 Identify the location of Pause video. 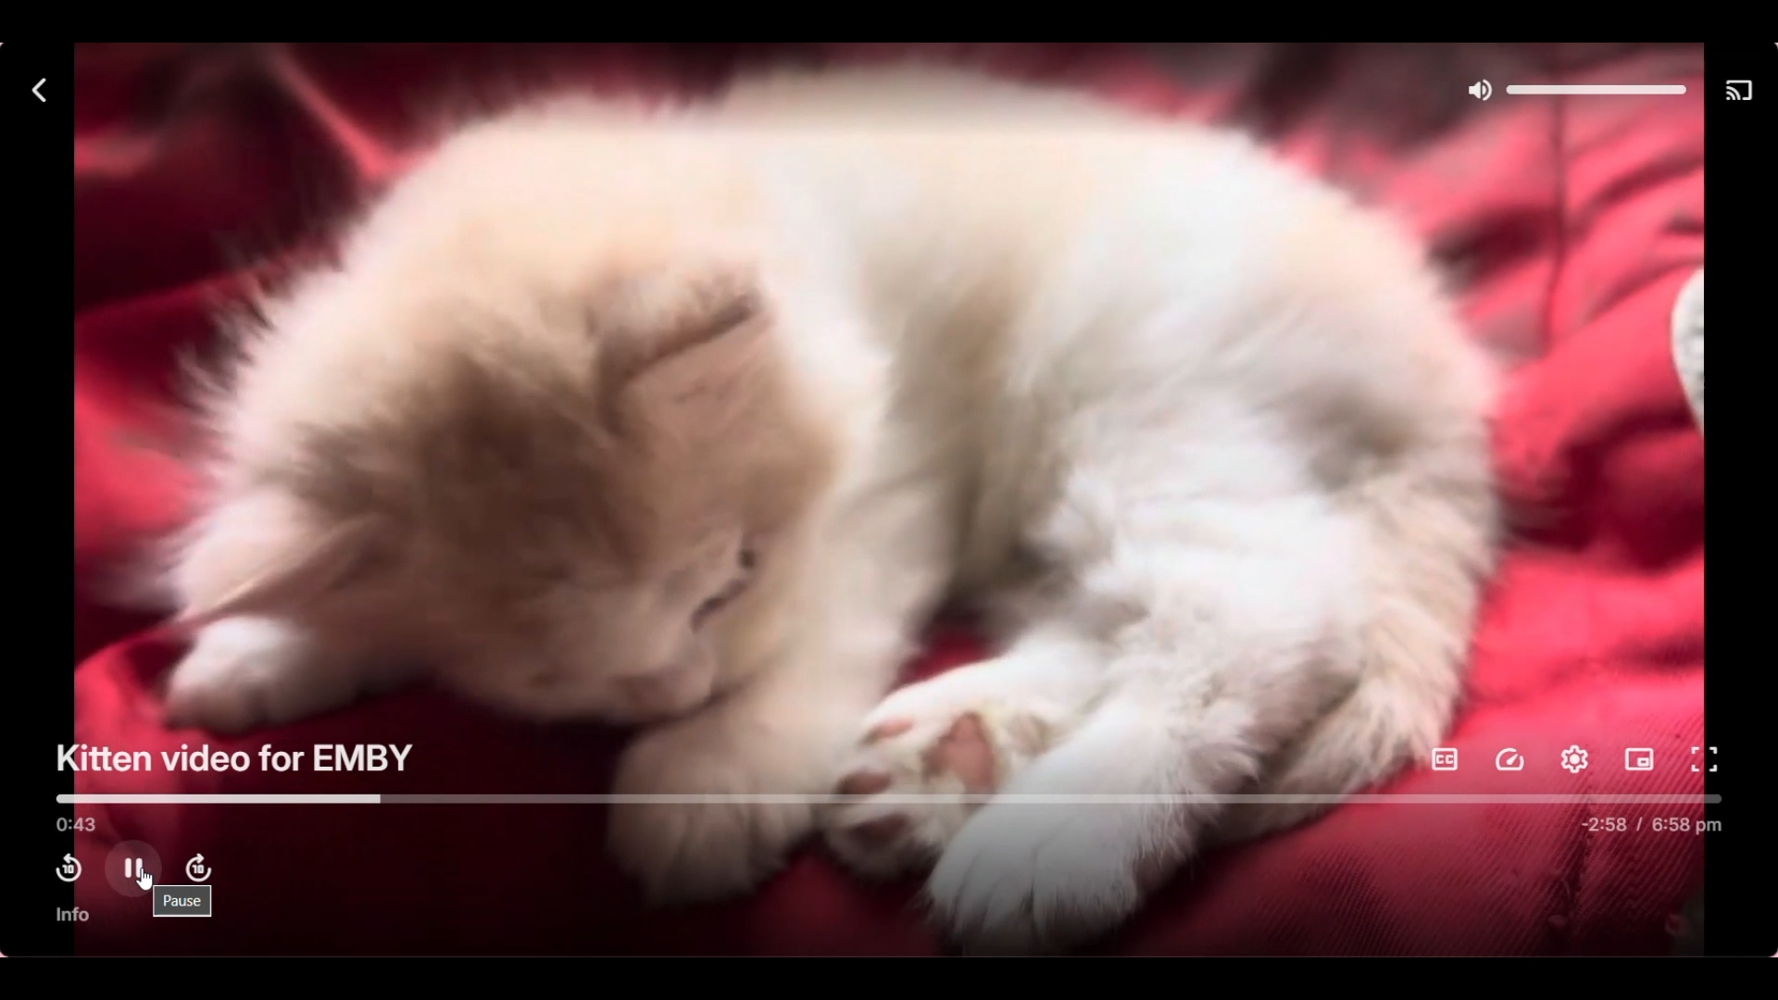
(133, 864).